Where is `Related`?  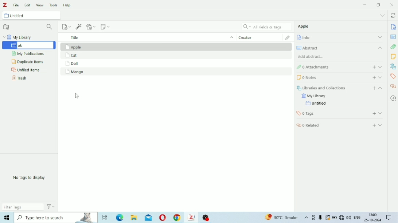
Related is located at coordinates (393, 86).